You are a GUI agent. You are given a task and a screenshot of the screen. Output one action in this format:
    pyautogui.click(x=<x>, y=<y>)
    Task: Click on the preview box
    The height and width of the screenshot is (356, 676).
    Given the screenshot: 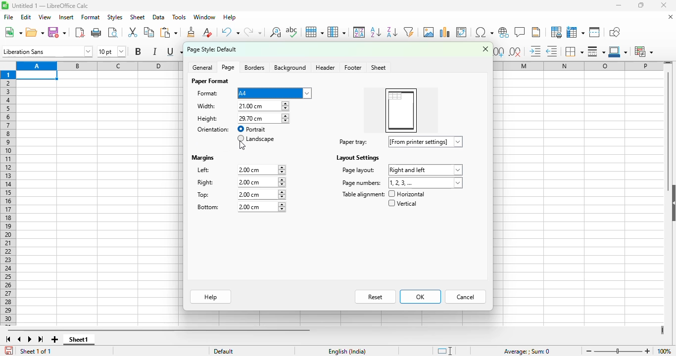 What is the action you would take?
    pyautogui.click(x=401, y=111)
    